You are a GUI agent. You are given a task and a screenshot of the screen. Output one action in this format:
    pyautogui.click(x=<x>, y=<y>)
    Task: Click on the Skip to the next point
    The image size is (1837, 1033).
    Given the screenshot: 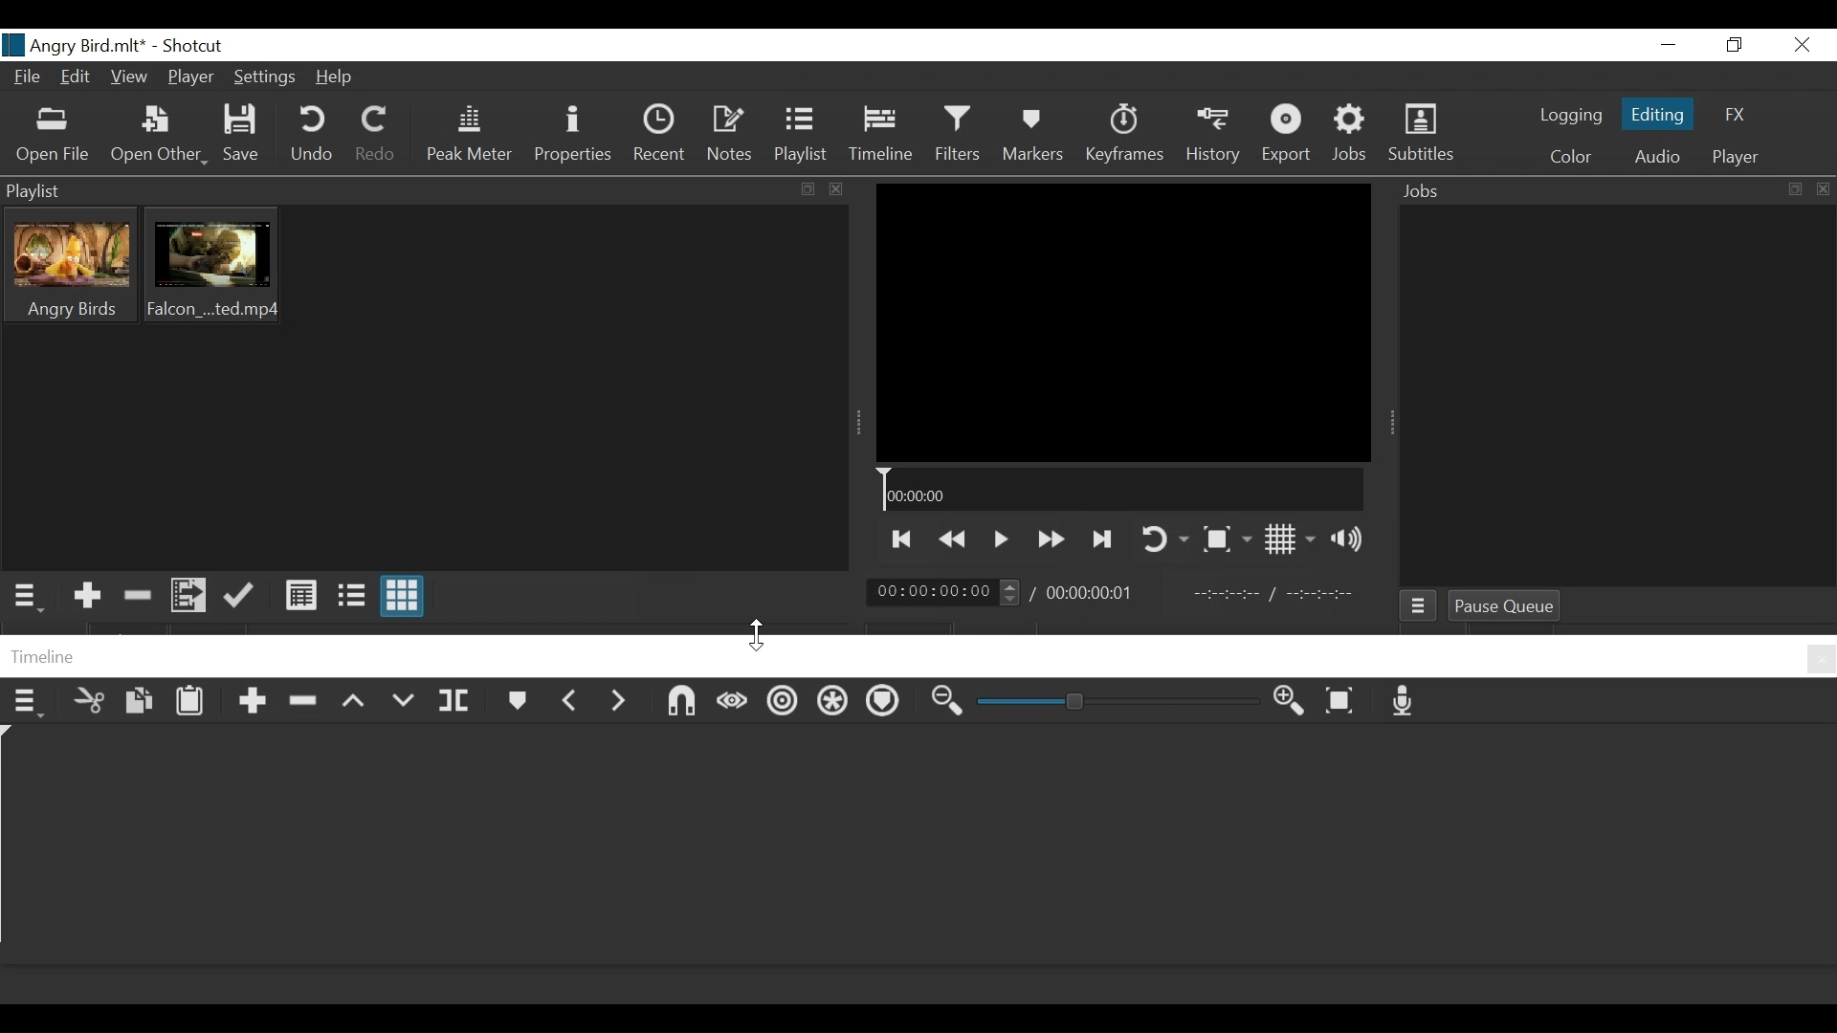 What is the action you would take?
    pyautogui.click(x=1103, y=538)
    